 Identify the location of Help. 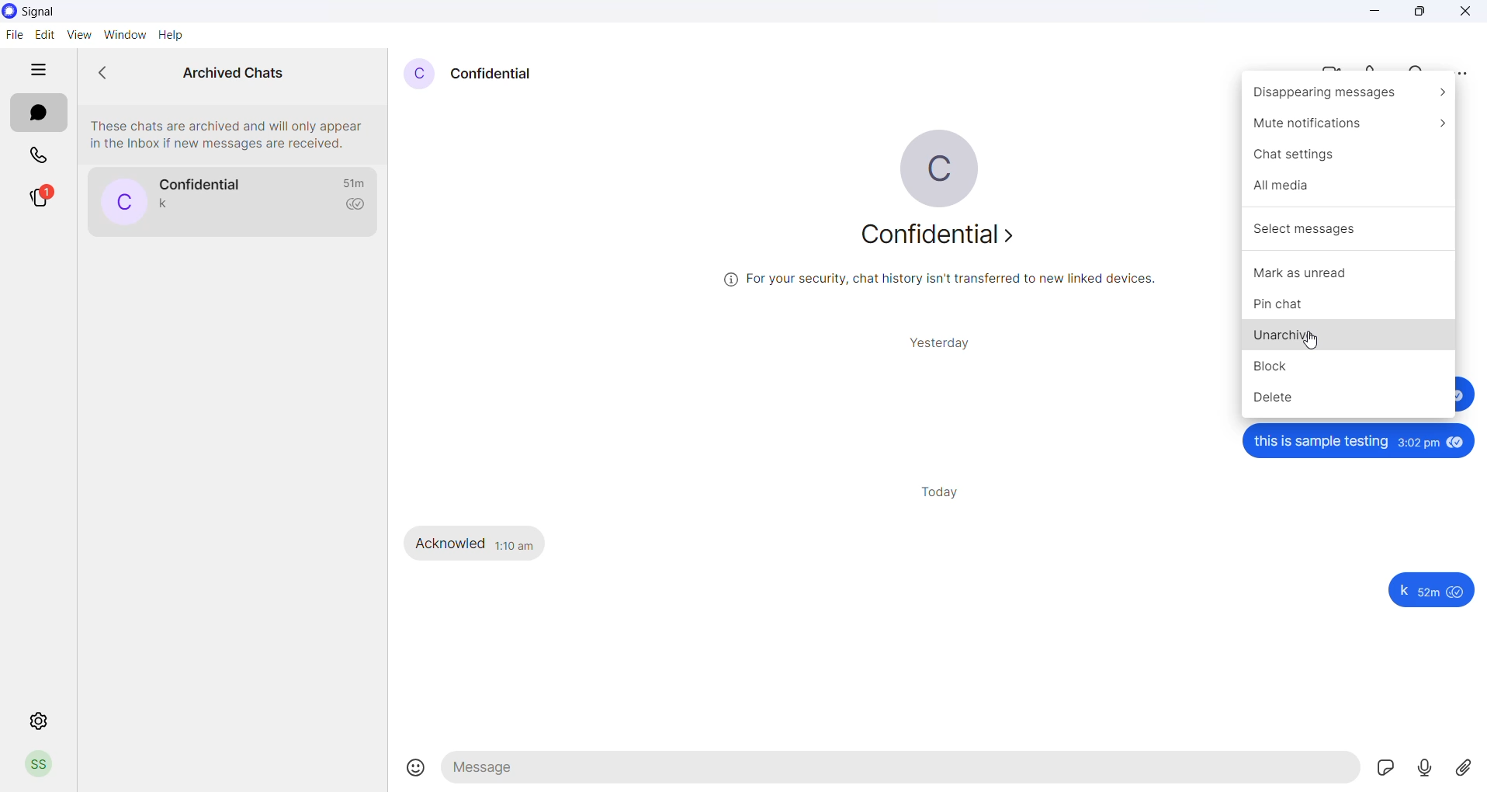
(172, 35).